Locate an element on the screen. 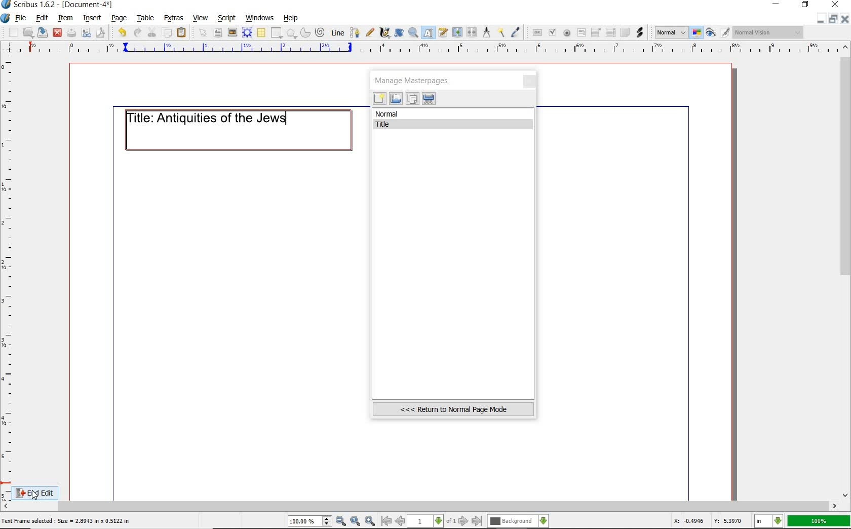  pdf combo box is located at coordinates (596, 32).